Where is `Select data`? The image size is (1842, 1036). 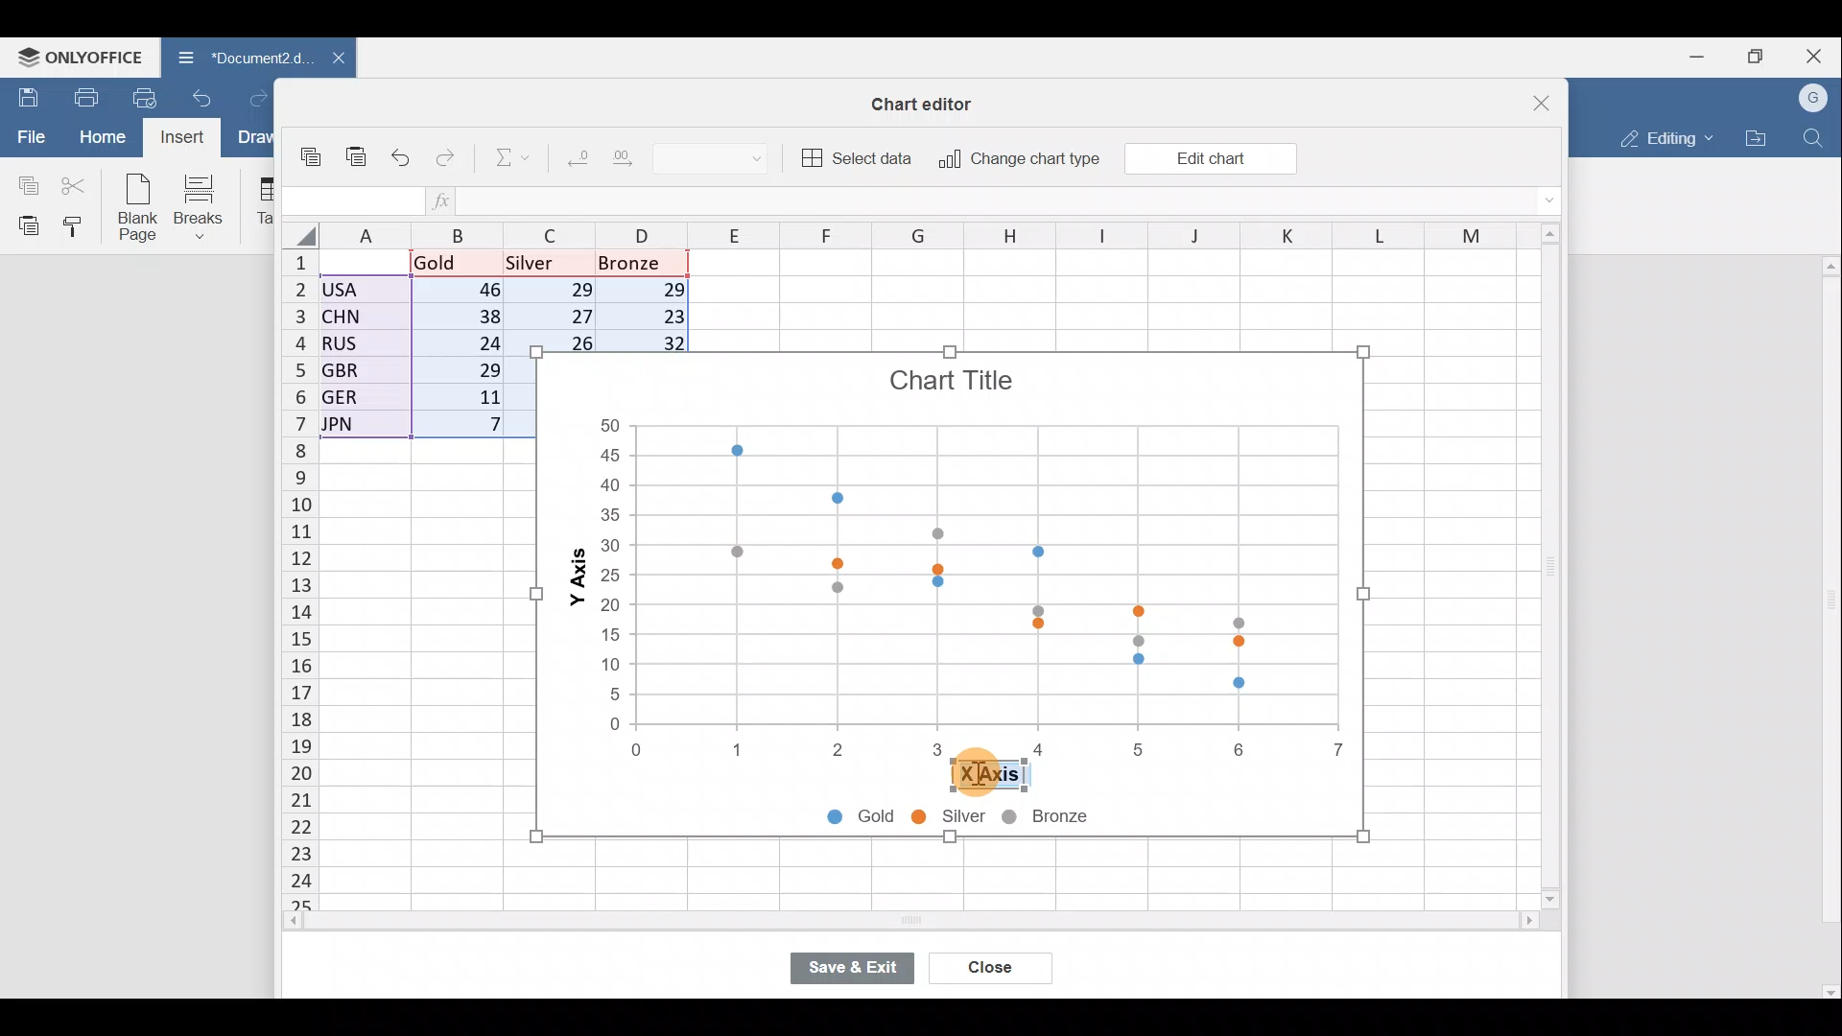 Select data is located at coordinates (859, 158).